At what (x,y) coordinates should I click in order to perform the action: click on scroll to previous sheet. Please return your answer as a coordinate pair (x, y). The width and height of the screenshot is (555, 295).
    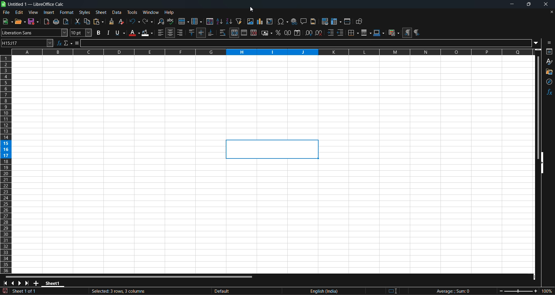
    Looking at the image, I should click on (14, 283).